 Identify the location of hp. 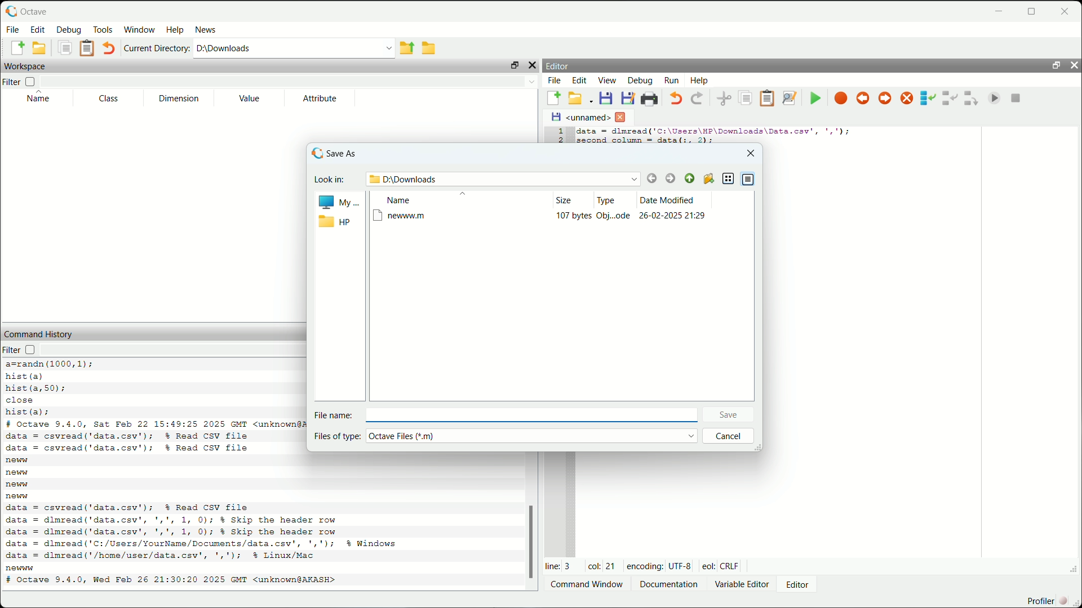
(335, 223).